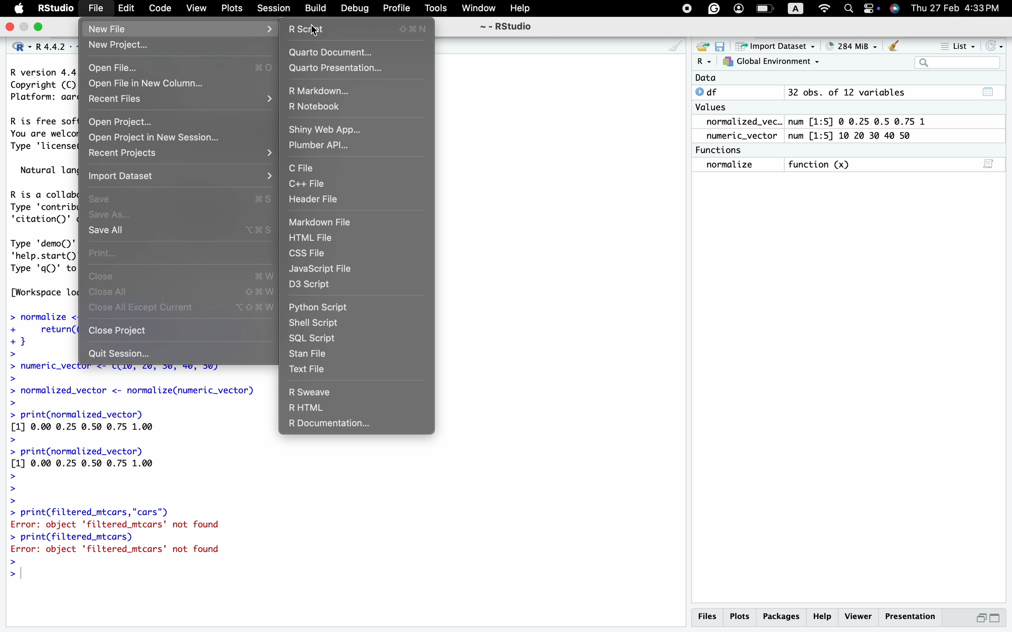  Describe the element at coordinates (355, 8) in the screenshot. I see `Debug` at that location.